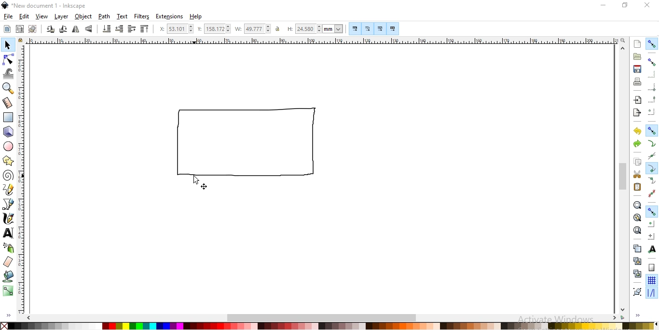  Describe the element at coordinates (20, 30) in the screenshot. I see `select in all visible objects  and layers` at that location.